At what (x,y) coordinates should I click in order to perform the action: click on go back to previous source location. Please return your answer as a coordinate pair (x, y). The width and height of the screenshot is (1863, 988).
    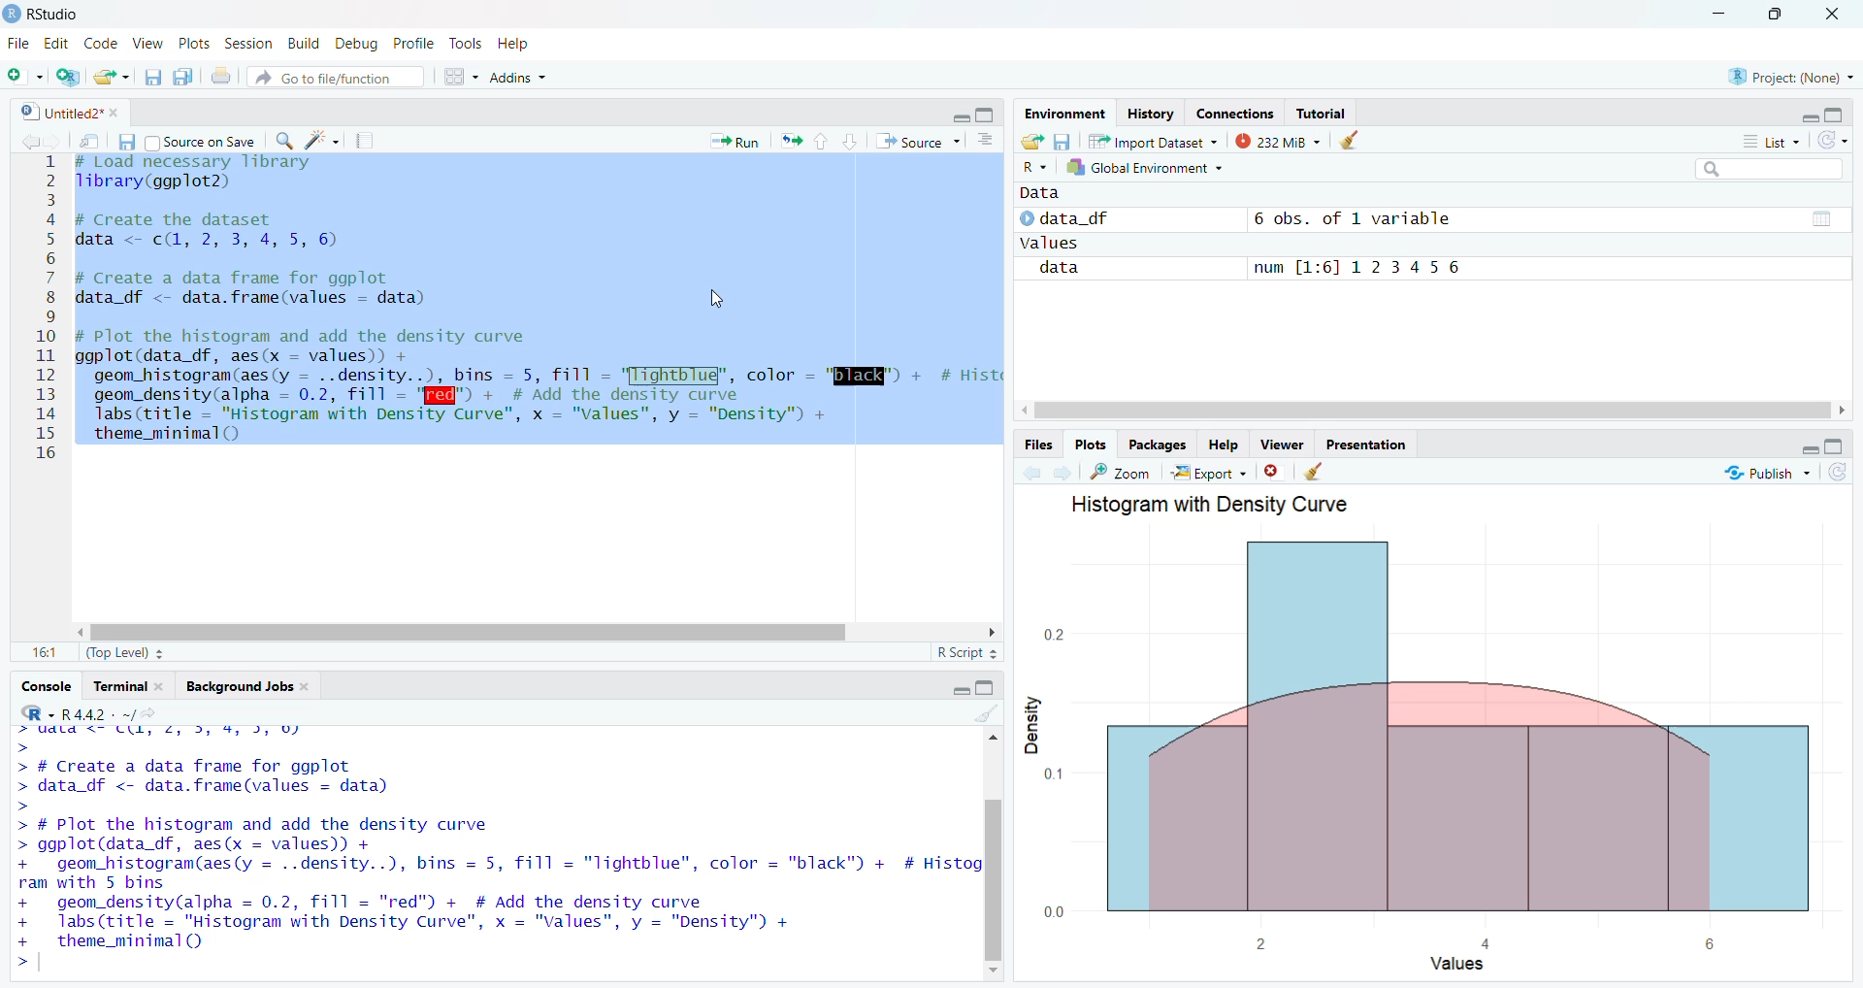
    Looking at the image, I should click on (34, 139).